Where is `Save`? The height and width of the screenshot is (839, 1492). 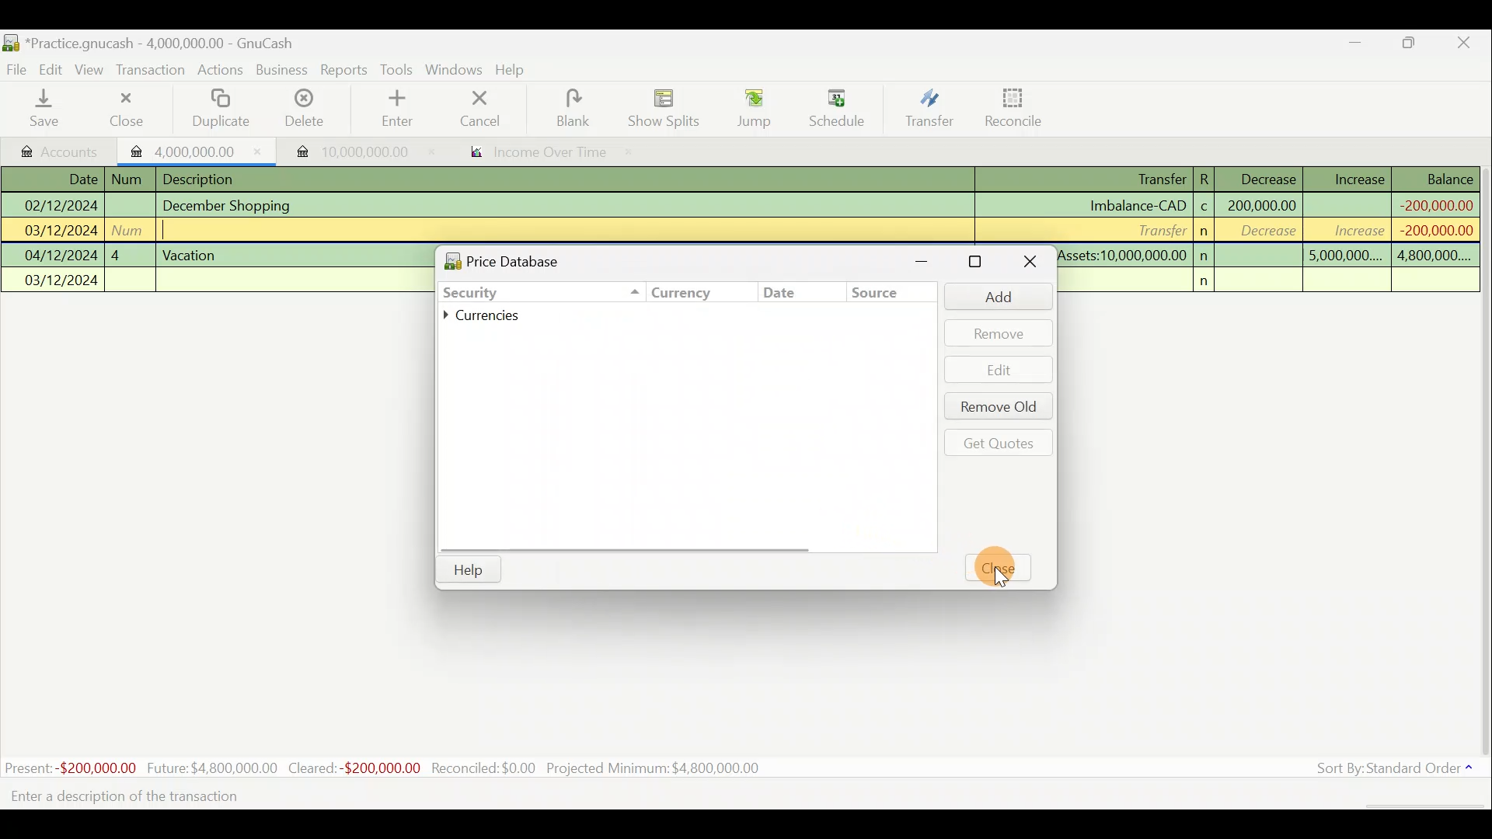 Save is located at coordinates (47, 110).